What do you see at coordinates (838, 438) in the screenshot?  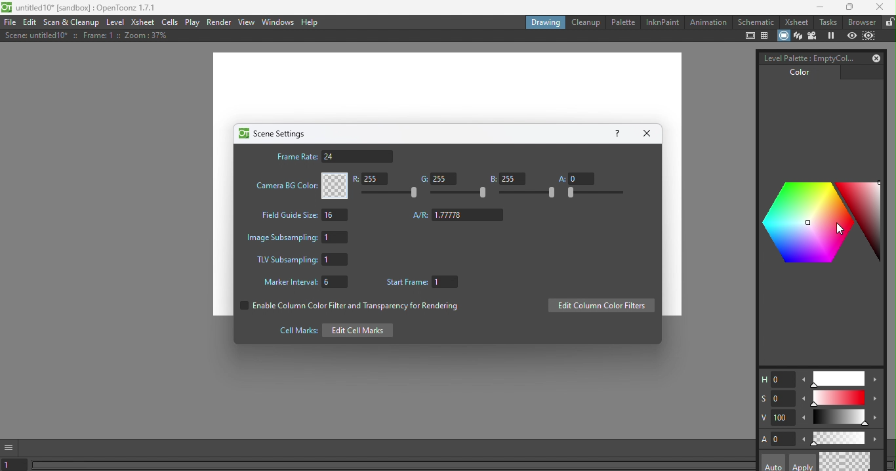 I see `Slide bar` at bounding box center [838, 438].